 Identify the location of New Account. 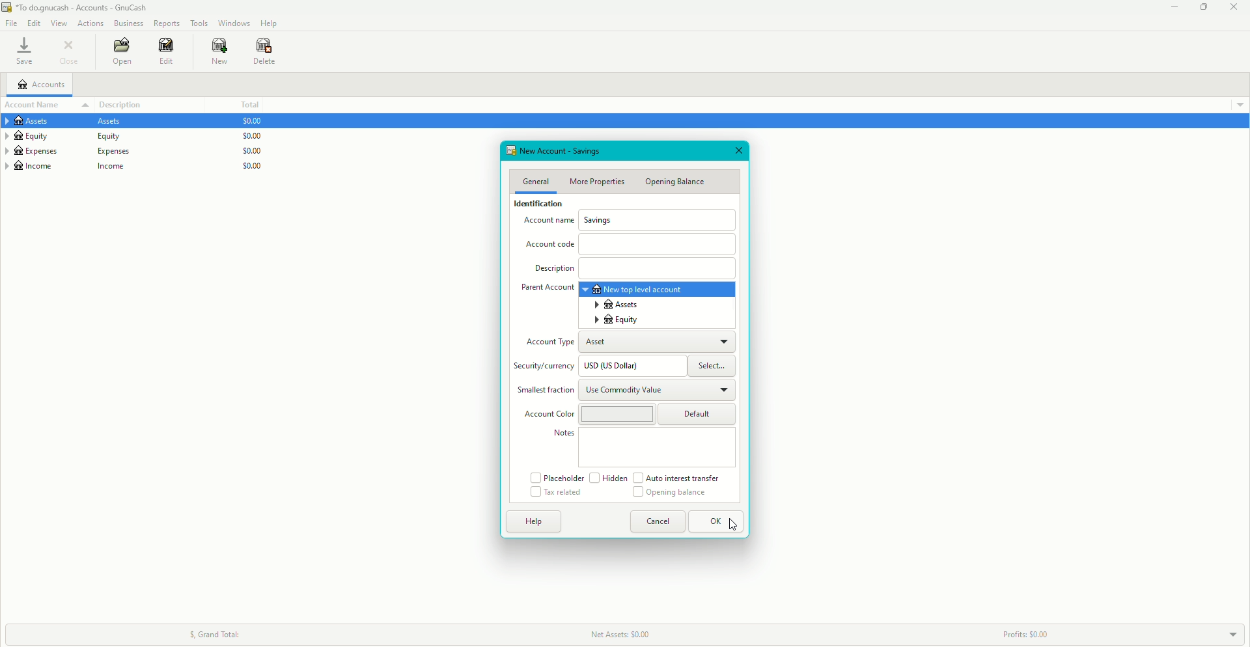
(574, 150).